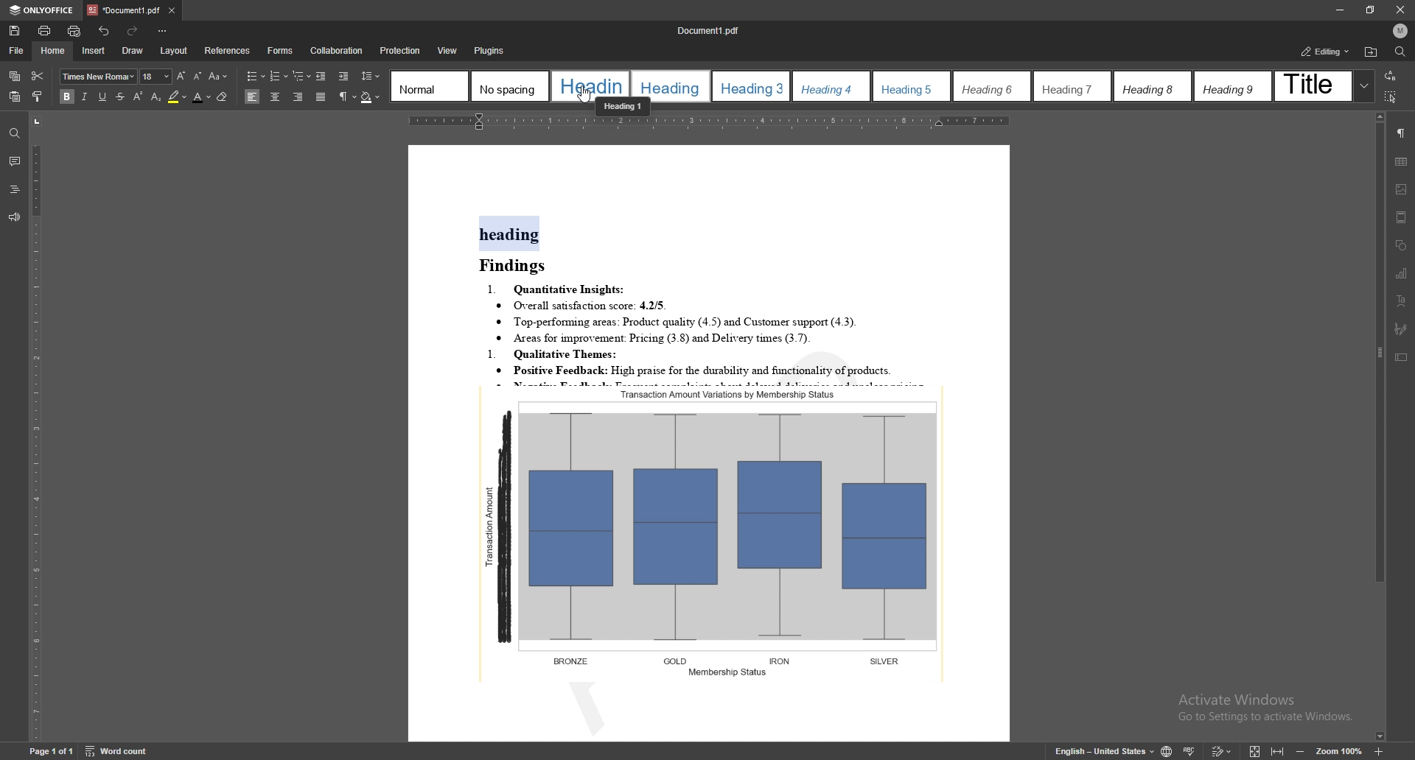  Describe the element at coordinates (1254, 753) in the screenshot. I see `fit to screen` at that location.